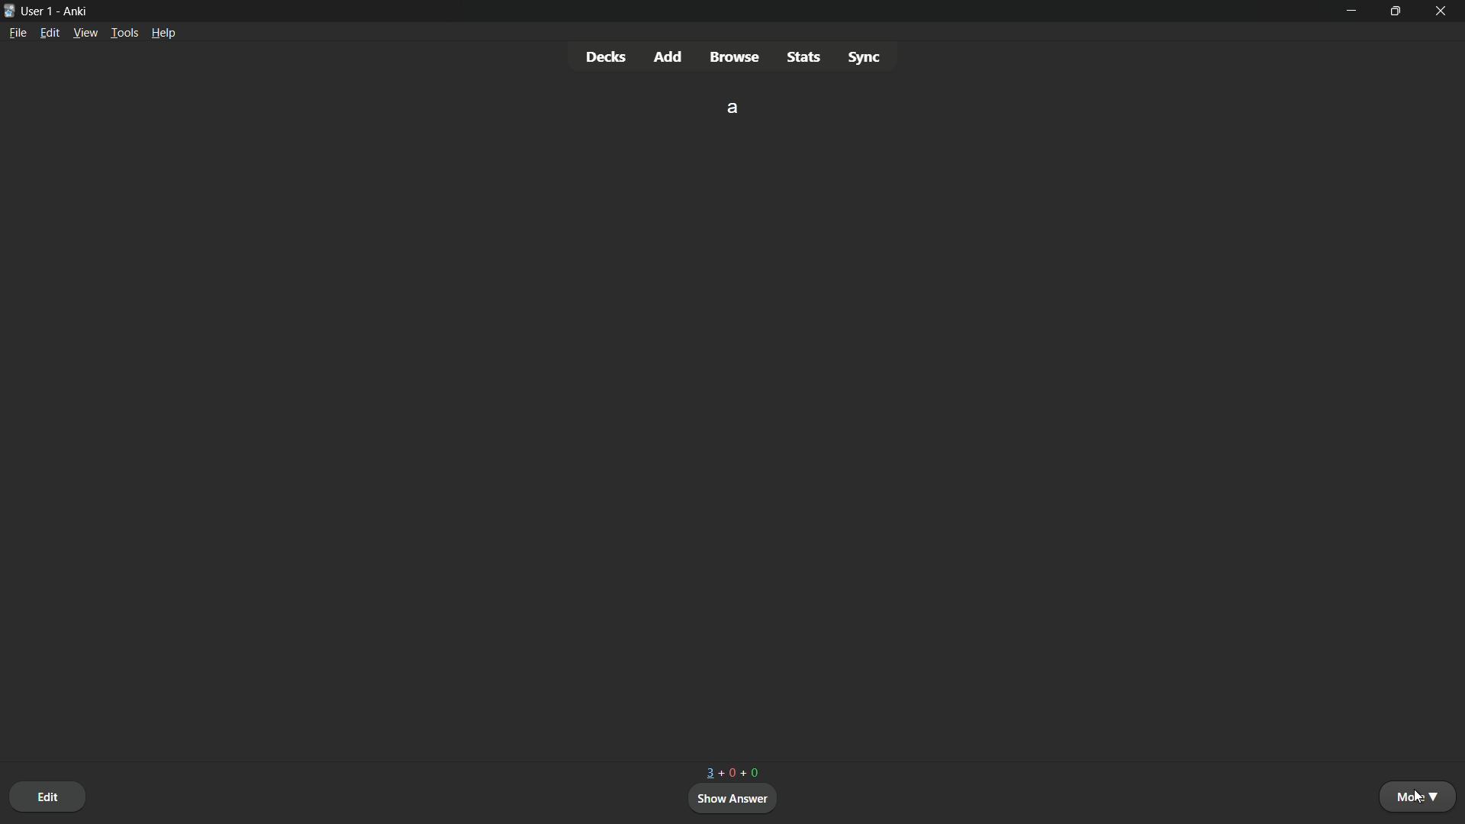 Image resolution: width=1465 pixels, height=824 pixels. Describe the element at coordinates (50, 32) in the screenshot. I see `edit menu` at that location.